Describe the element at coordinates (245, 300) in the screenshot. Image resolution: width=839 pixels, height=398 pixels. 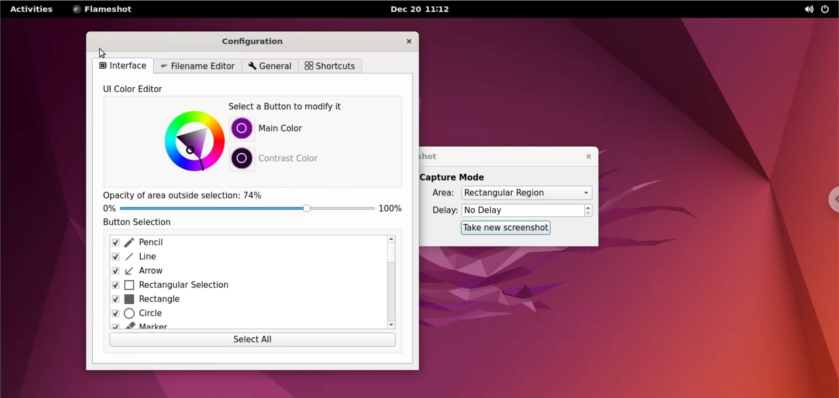
I see `rectangle checkbox` at that location.